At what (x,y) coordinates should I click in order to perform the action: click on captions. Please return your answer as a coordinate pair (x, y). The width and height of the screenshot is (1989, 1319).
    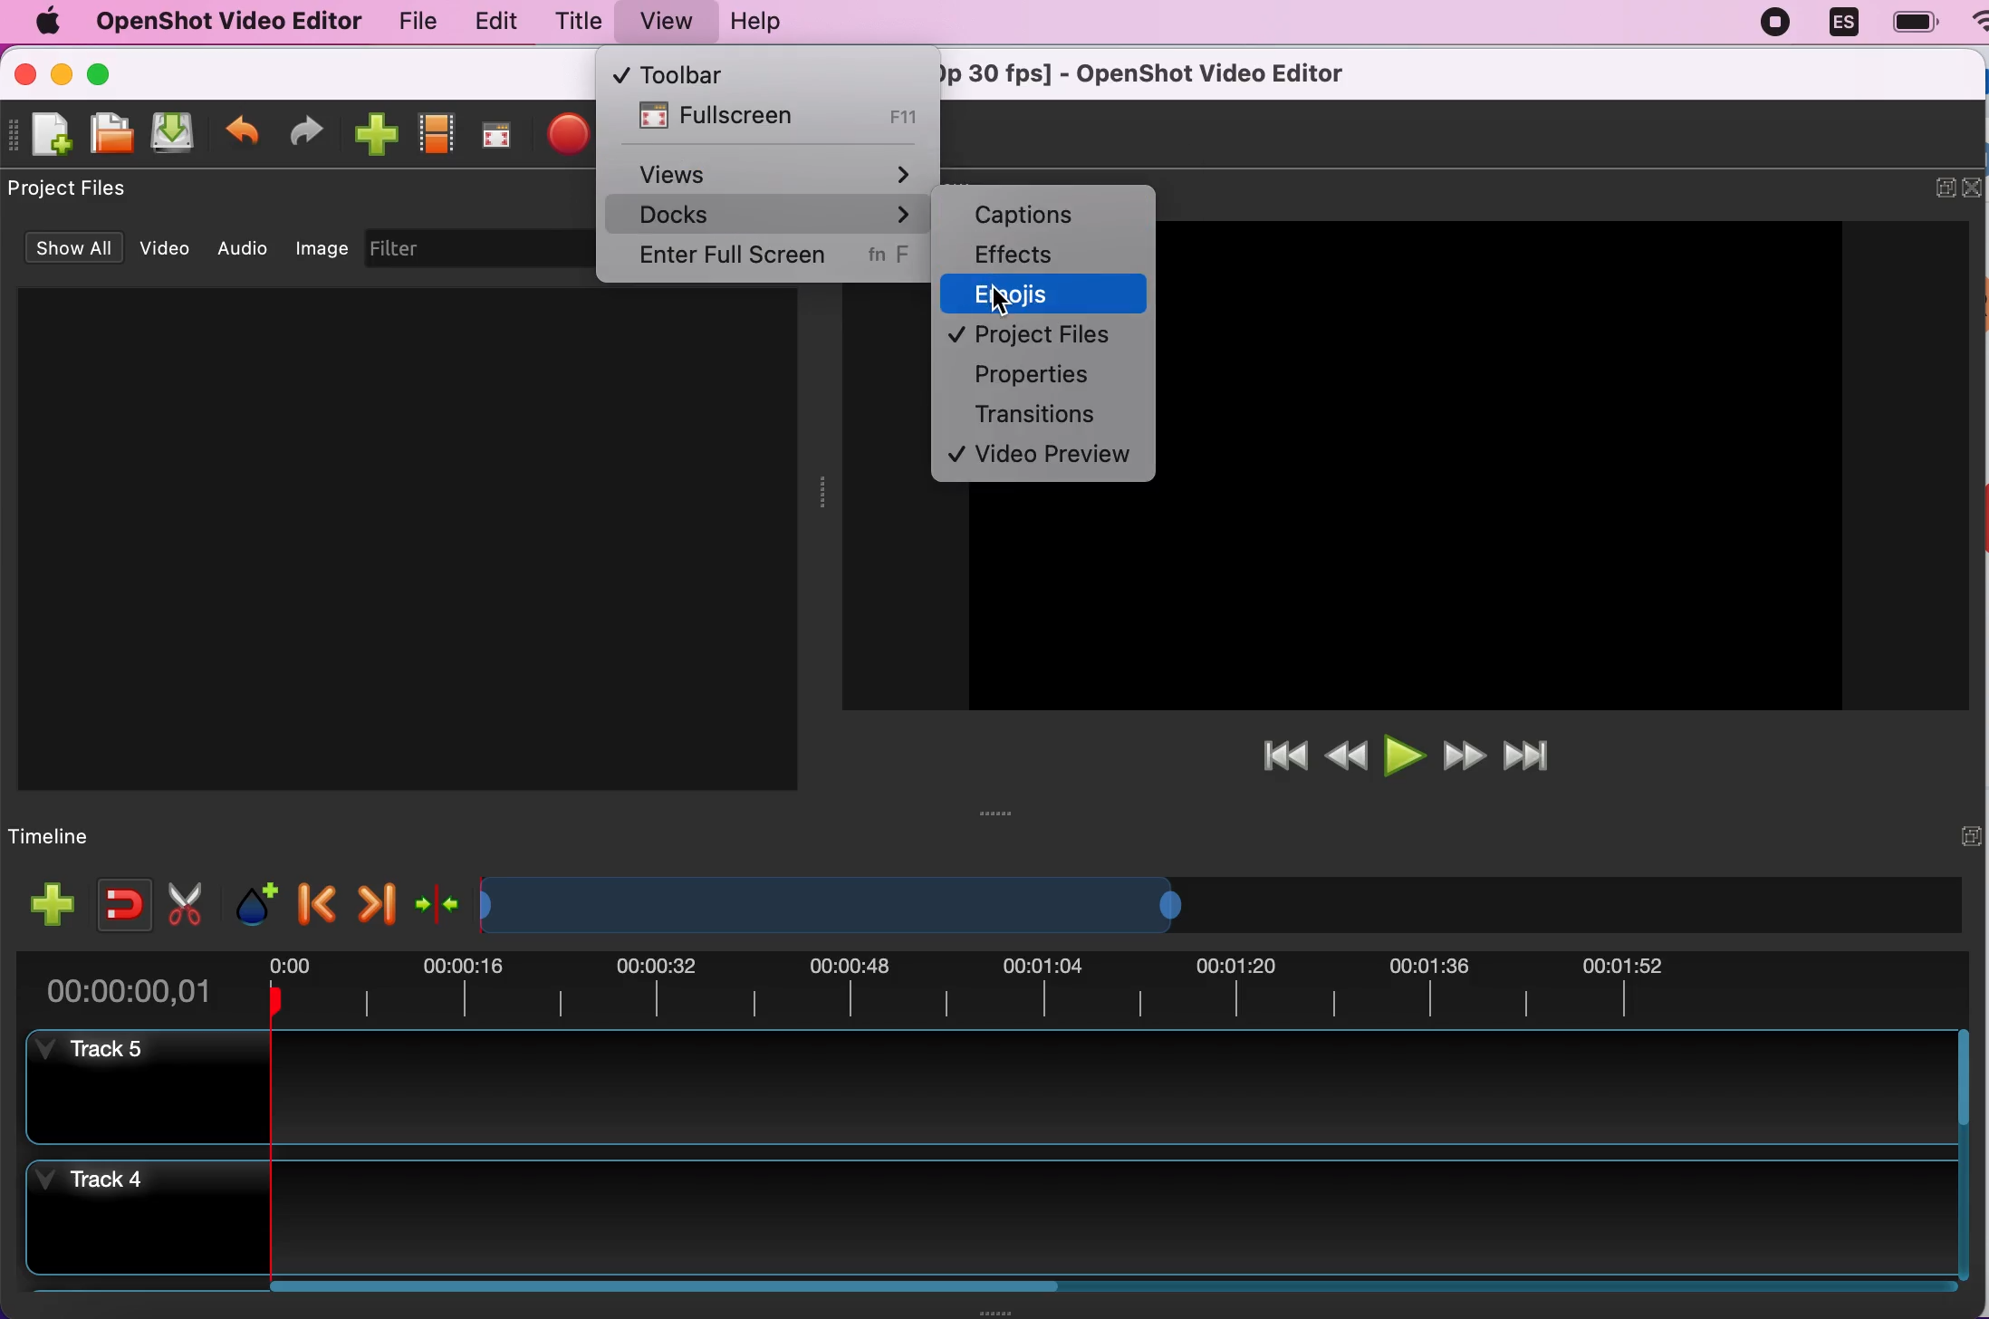
    Looking at the image, I should click on (1037, 213).